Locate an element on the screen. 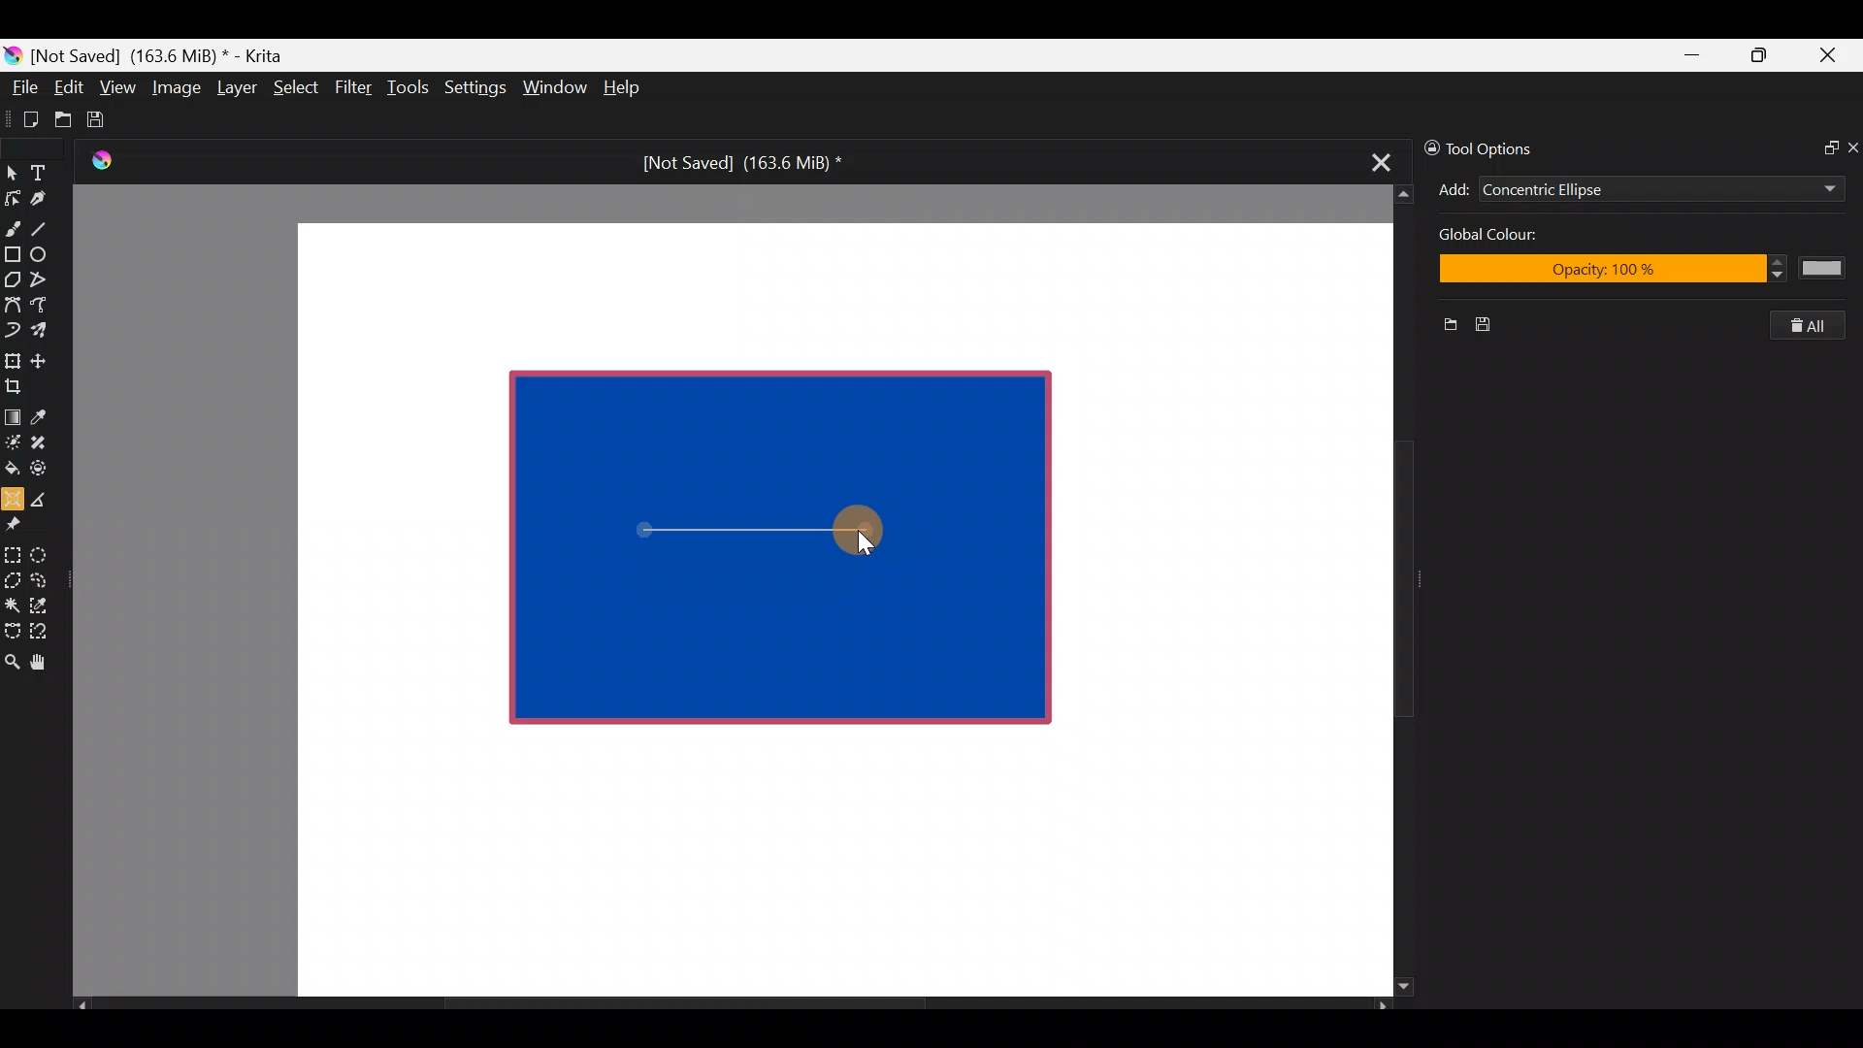 The image size is (1863, 1048). Tools is located at coordinates (411, 88).